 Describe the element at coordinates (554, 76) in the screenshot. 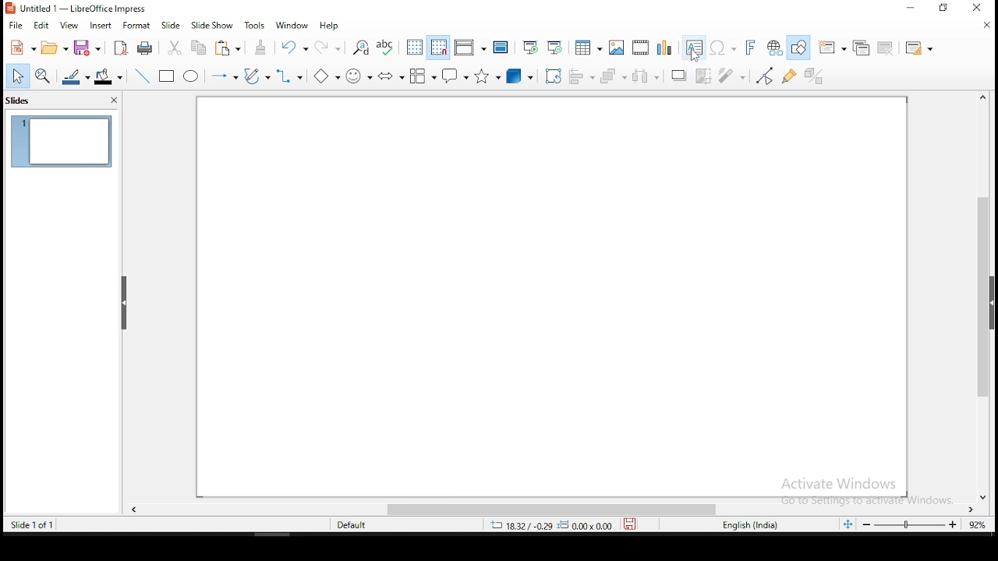

I see `rotate` at that location.